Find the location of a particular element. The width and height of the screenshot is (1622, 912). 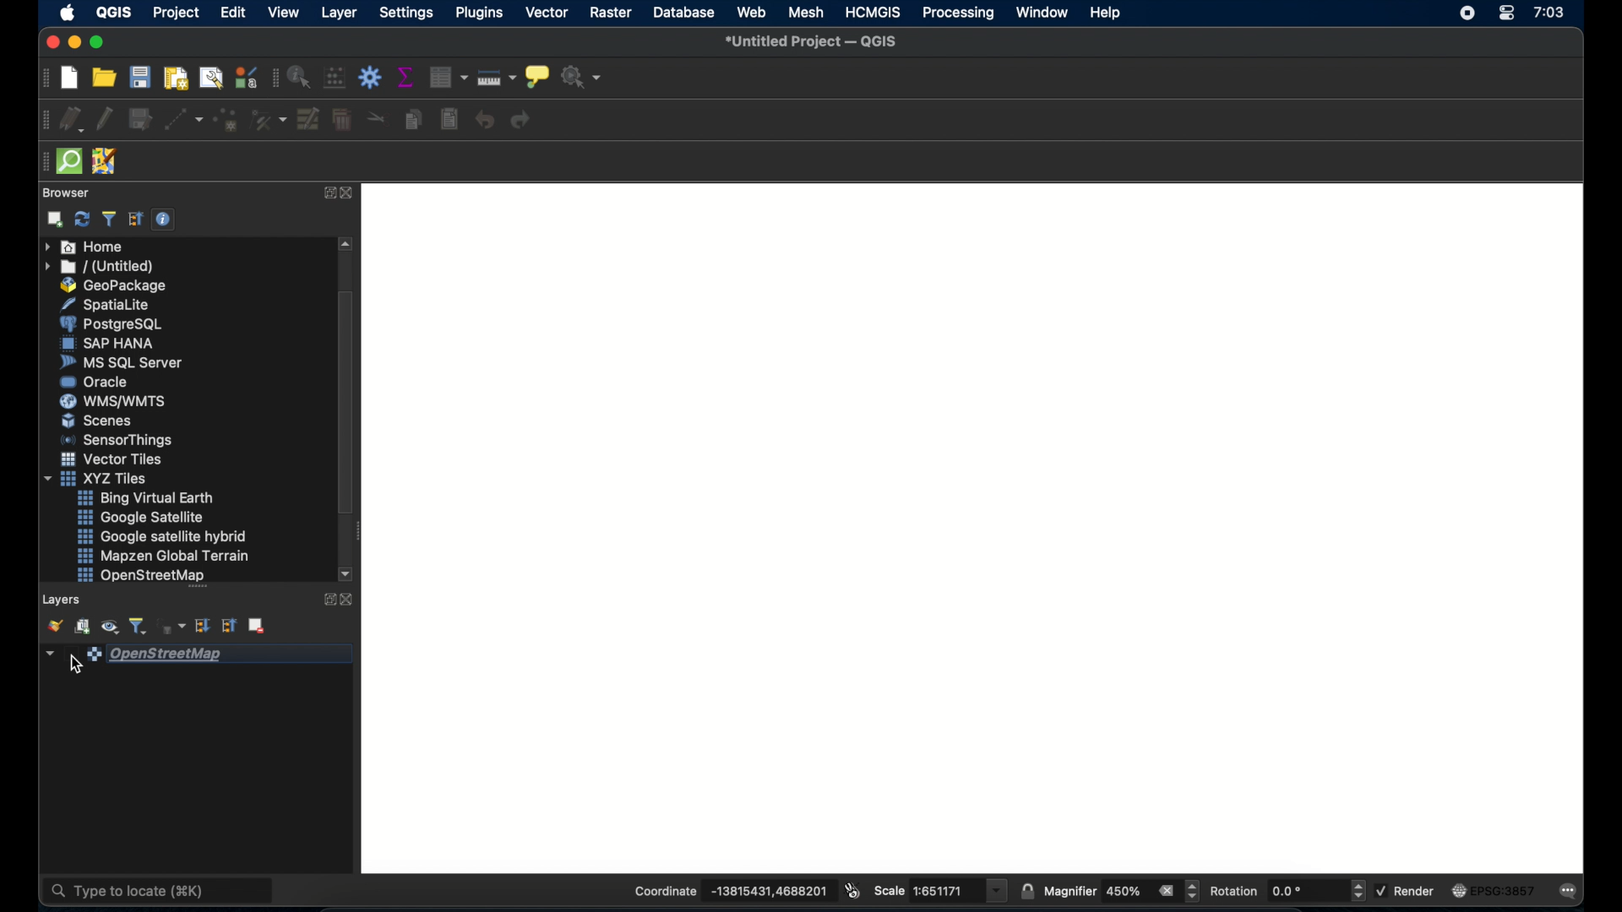

openstreetmap is located at coordinates (138, 576).